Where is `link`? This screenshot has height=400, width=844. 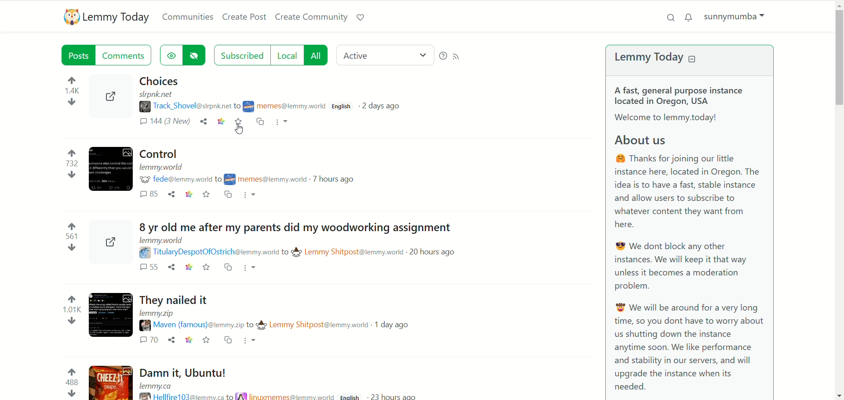 link is located at coordinates (189, 196).